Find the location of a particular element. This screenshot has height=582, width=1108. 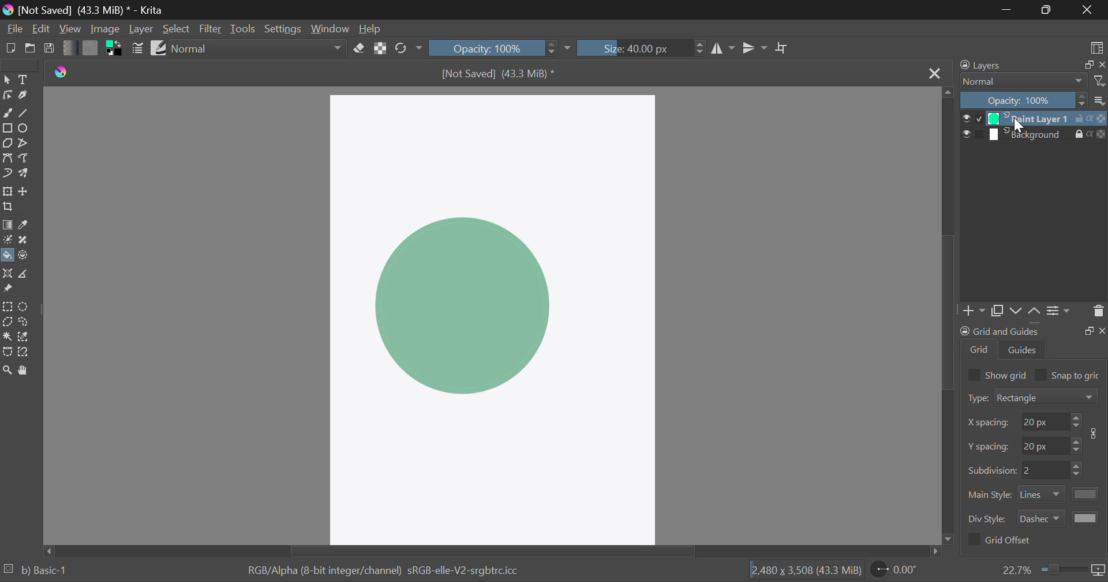

Grid Characteristic Input is located at coordinates (1035, 471).